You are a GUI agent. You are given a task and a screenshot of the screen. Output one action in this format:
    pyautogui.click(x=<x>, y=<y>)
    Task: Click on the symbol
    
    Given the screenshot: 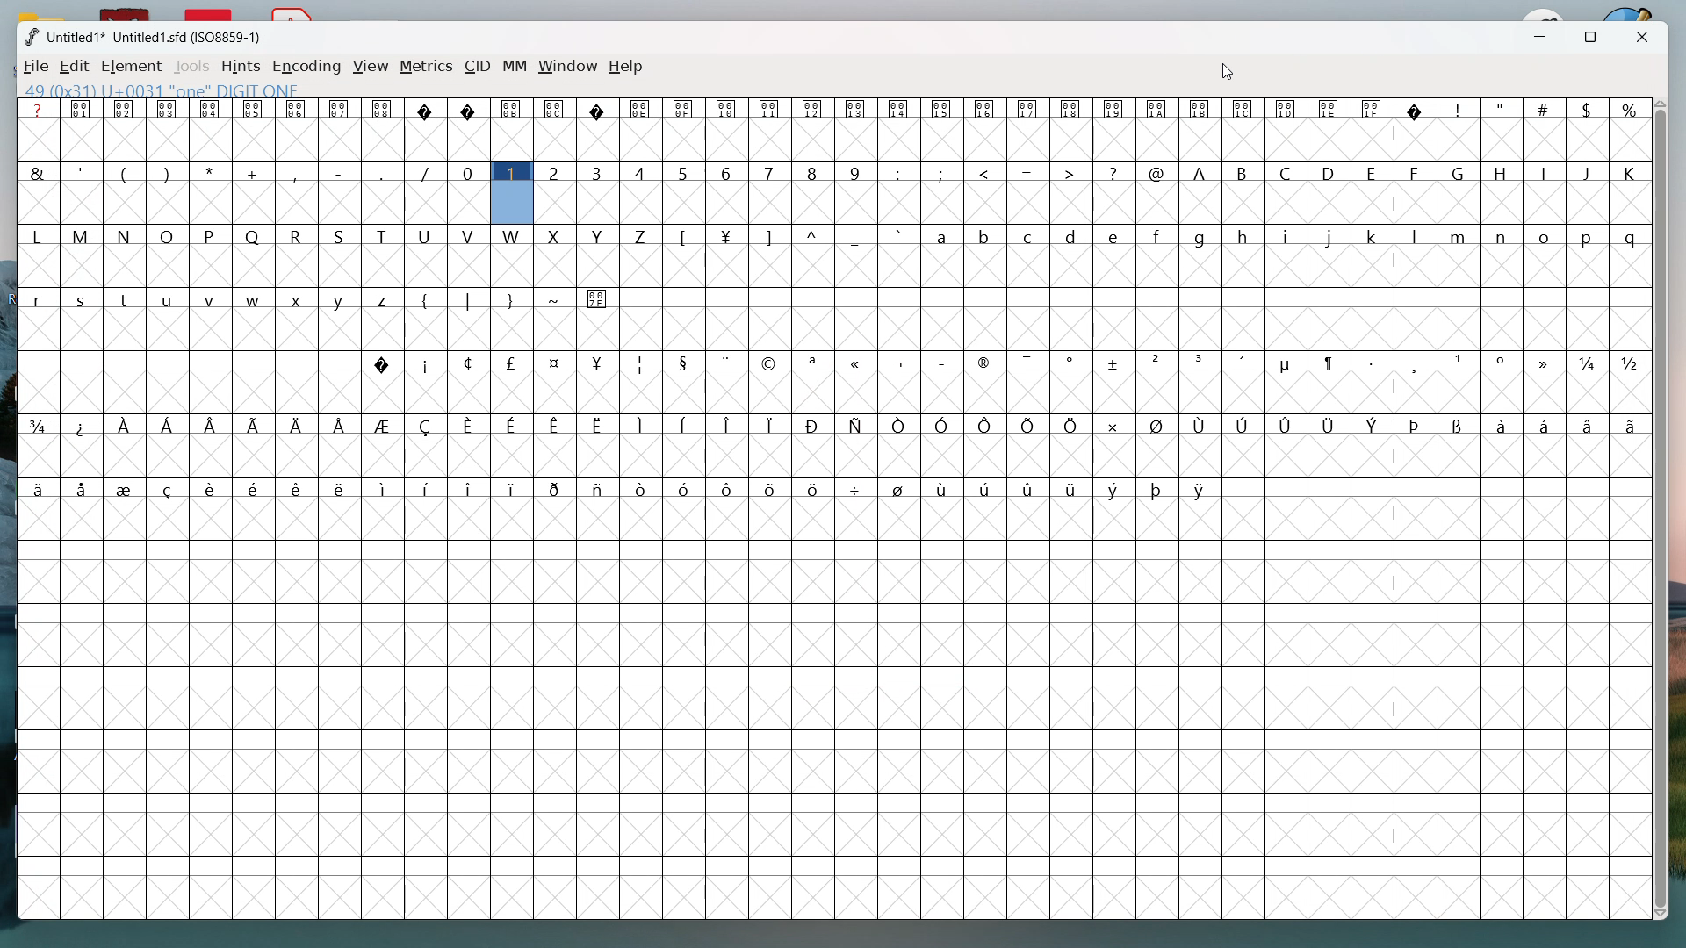 What is the action you would take?
    pyautogui.click(x=727, y=490)
    